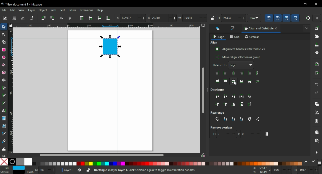  Describe the element at coordinates (234, 73) in the screenshot. I see `center on vertical axis` at that location.